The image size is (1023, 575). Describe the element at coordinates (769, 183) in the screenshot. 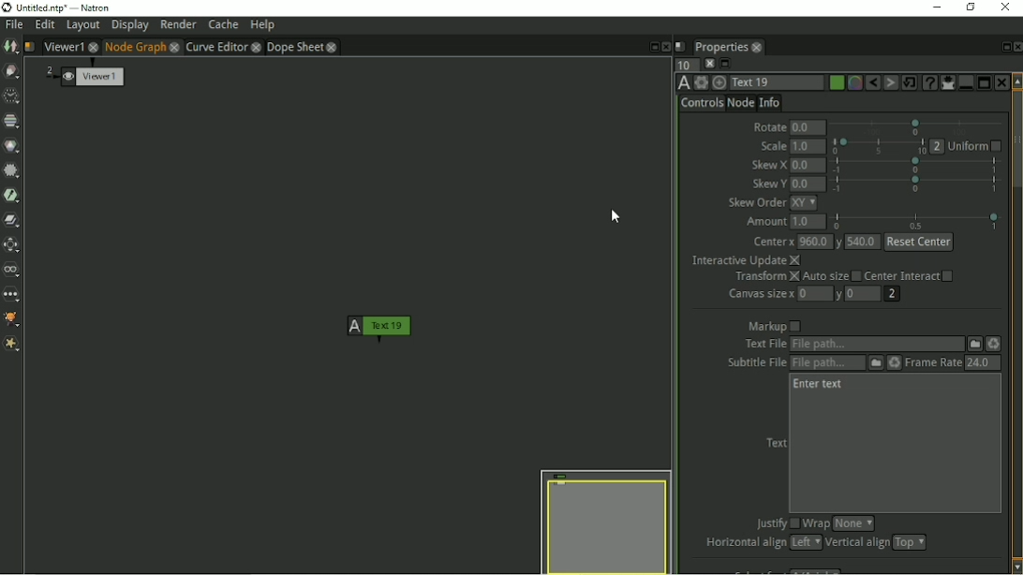

I see `Skew Y` at that location.